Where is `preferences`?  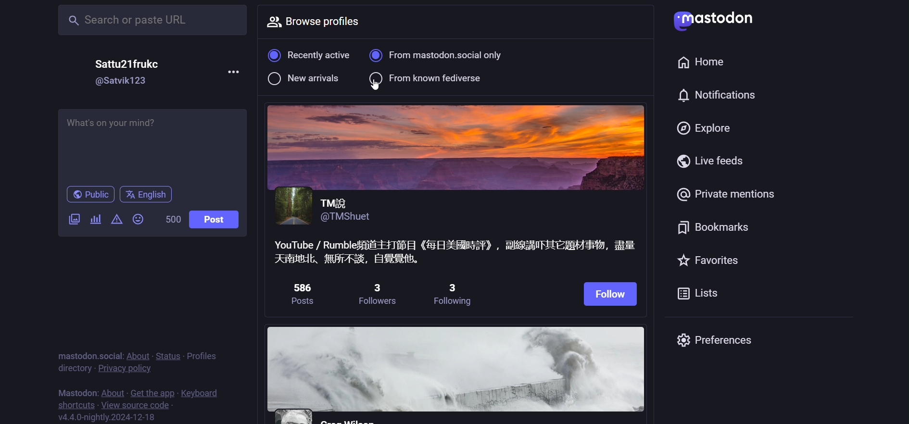 preferences is located at coordinates (722, 339).